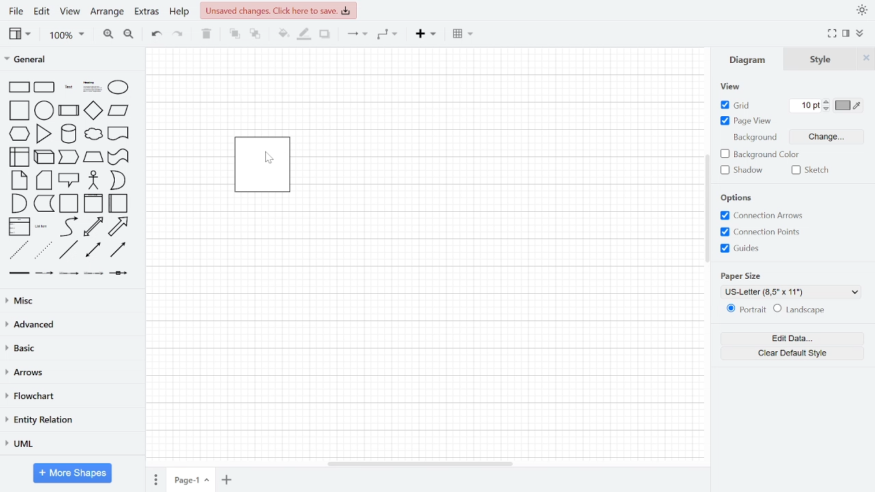  What do you see at coordinates (740, 248) in the screenshot?
I see `guides` at bounding box center [740, 248].